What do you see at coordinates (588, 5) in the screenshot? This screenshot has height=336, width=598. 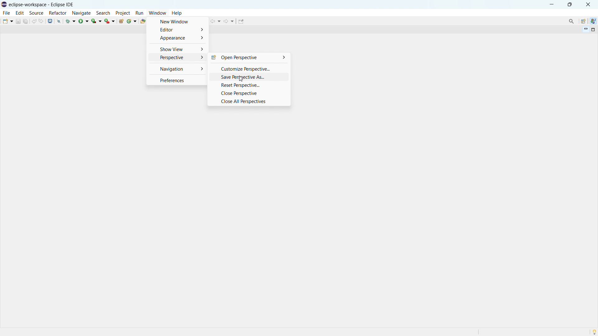 I see `close` at bounding box center [588, 5].